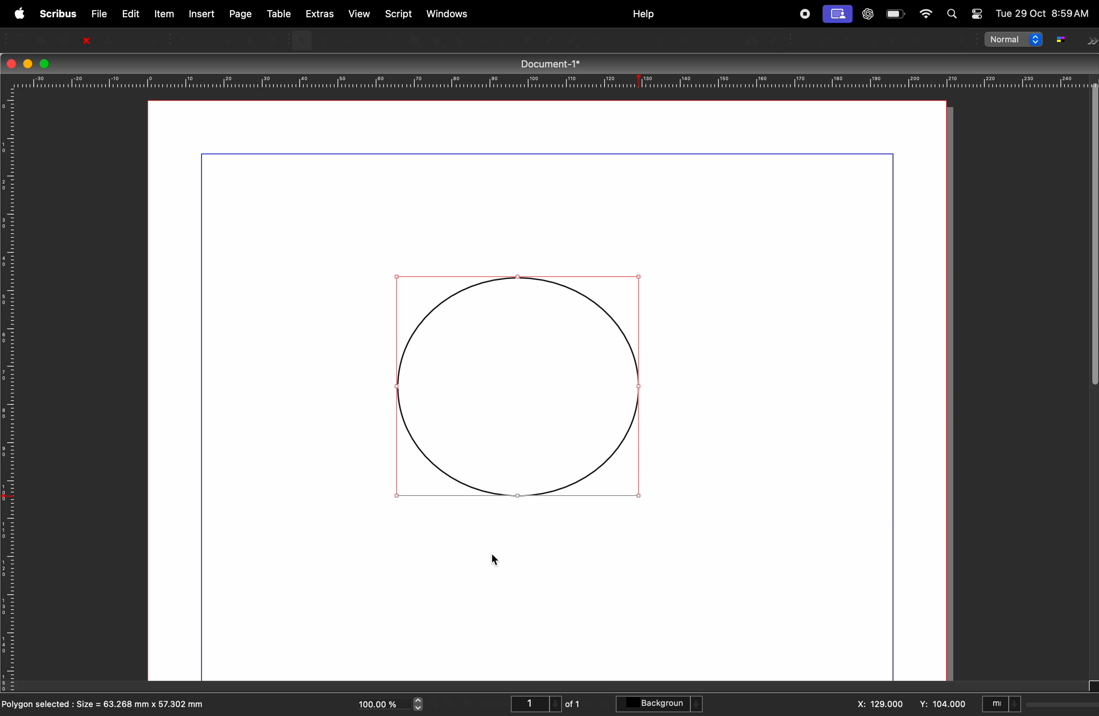  I want to click on save, so click(64, 39).